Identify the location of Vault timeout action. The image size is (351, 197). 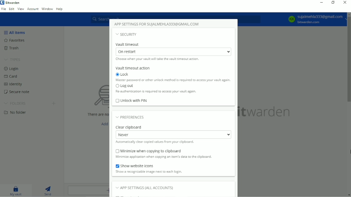
(132, 68).